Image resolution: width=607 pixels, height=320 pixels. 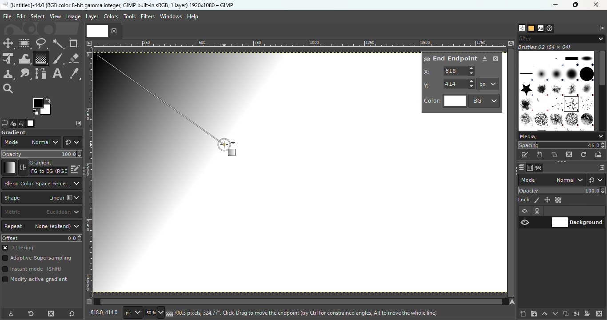 What do you see at coordinates (496, 59) in the screenshot?
I see `Close` at bounding box center [496, 59].